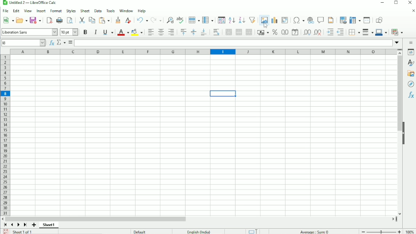 This screenshot has width=416, height=234. What do you see at coordinates (183, 32) in the screenshot?
I see `Align top` at bounding box center [183, 32].